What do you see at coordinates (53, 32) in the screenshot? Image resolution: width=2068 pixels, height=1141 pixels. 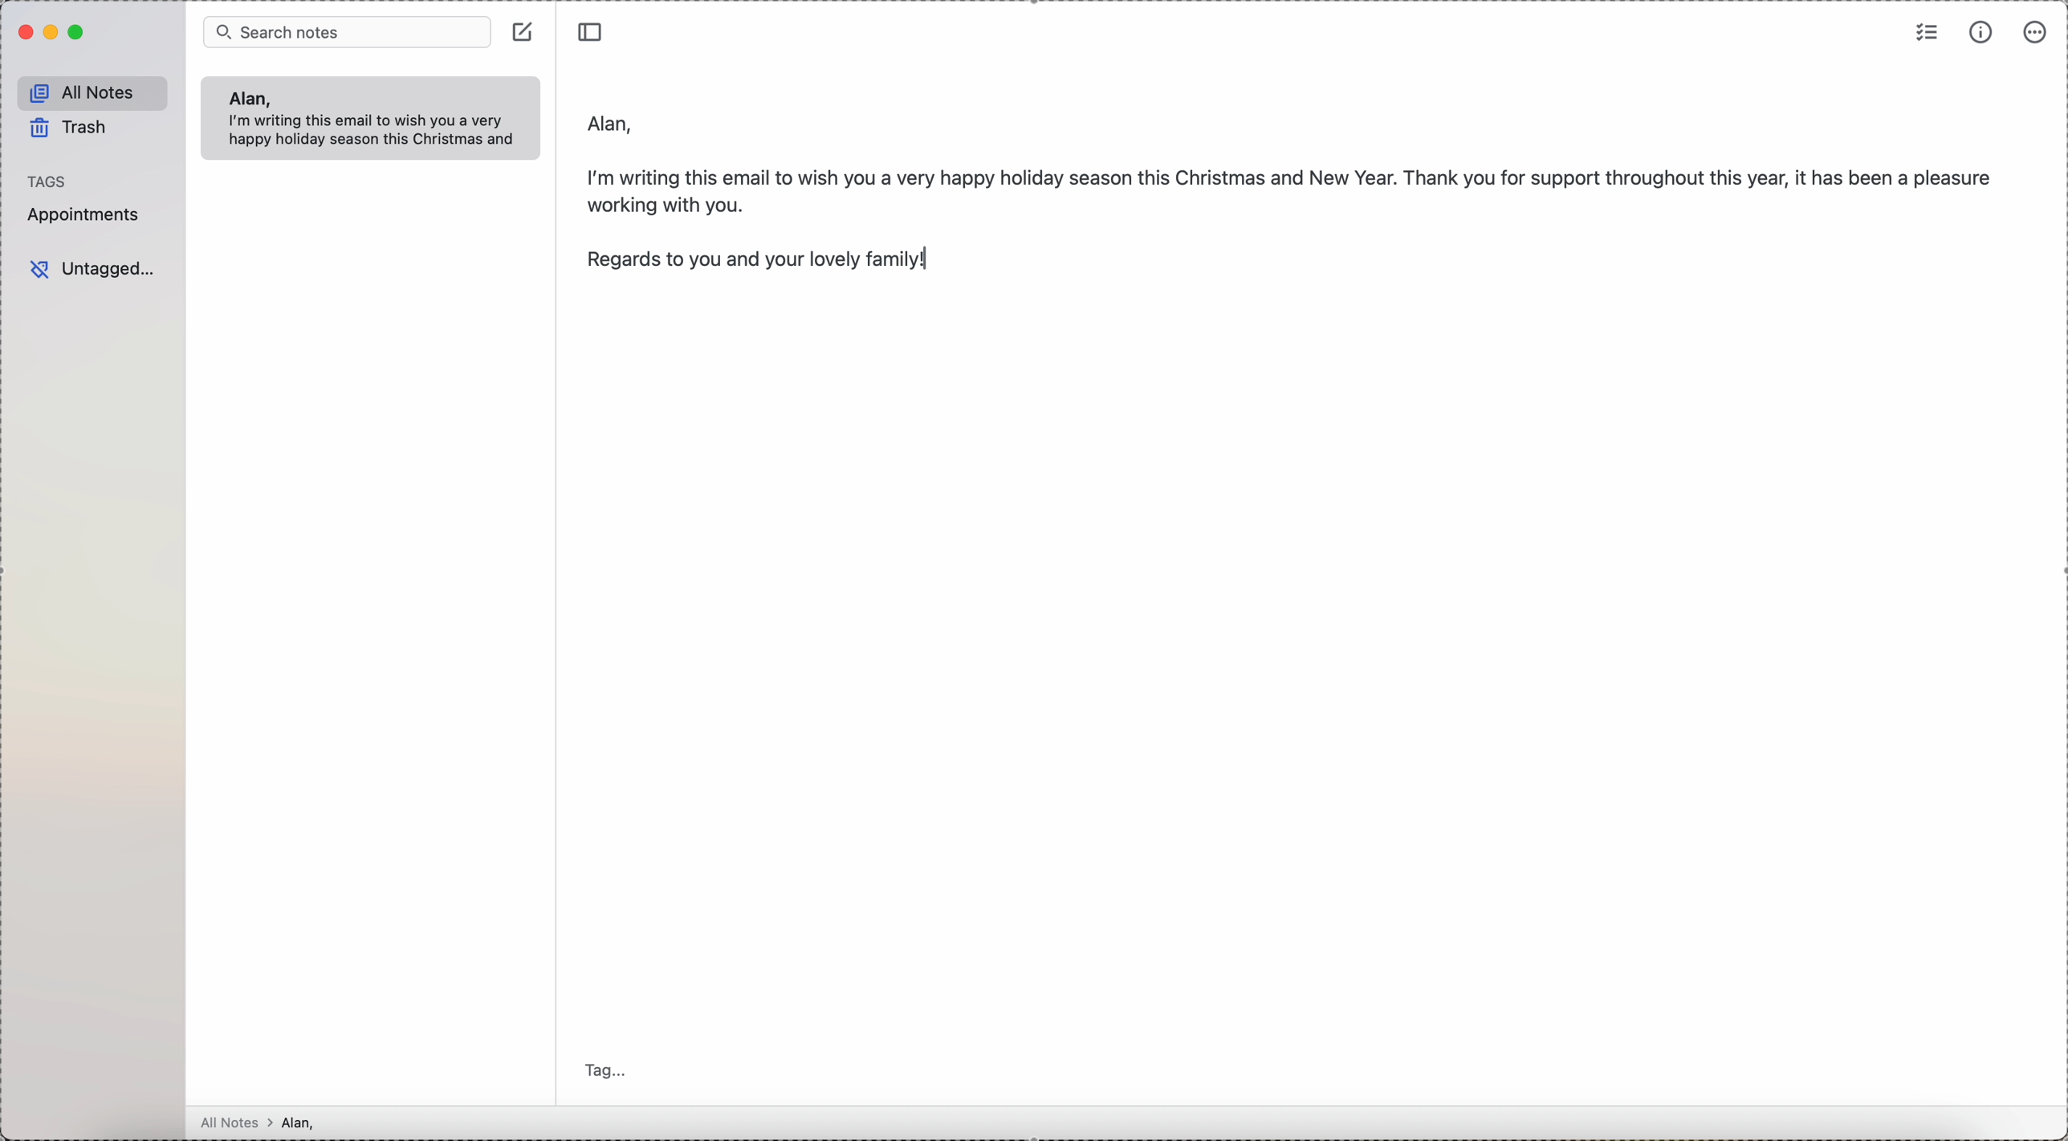 I see `minimize Simplenote` at bounding box center [53, 32].